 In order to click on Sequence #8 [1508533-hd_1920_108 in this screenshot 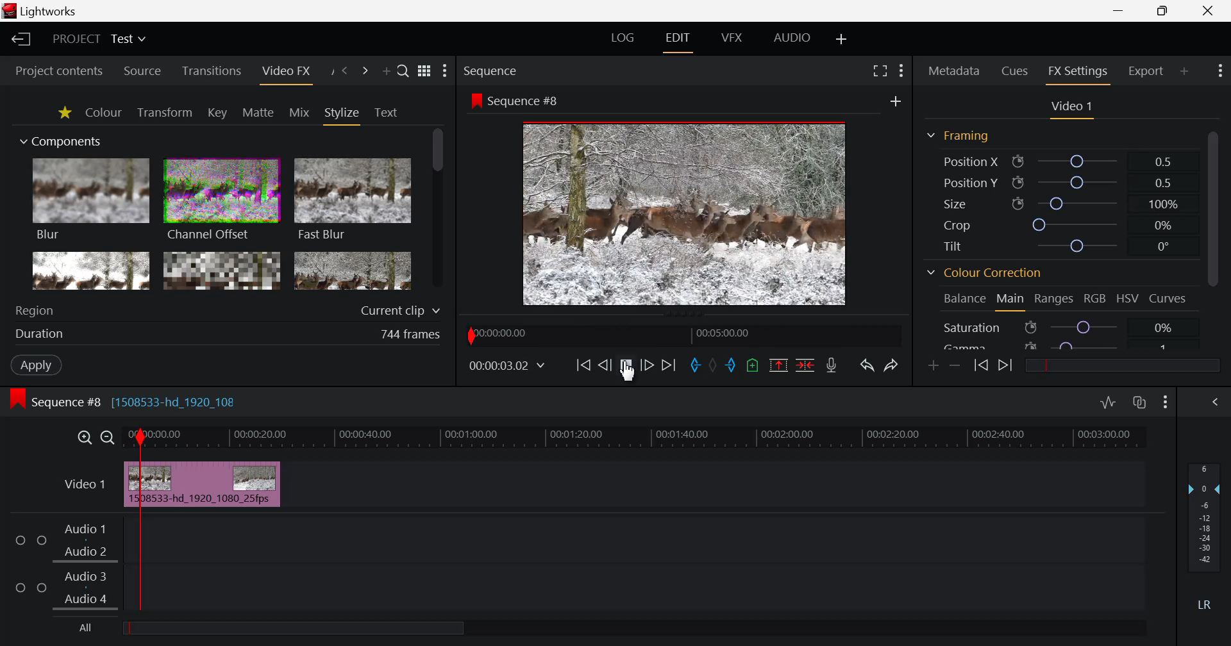, I will do `click(146, 401)`.